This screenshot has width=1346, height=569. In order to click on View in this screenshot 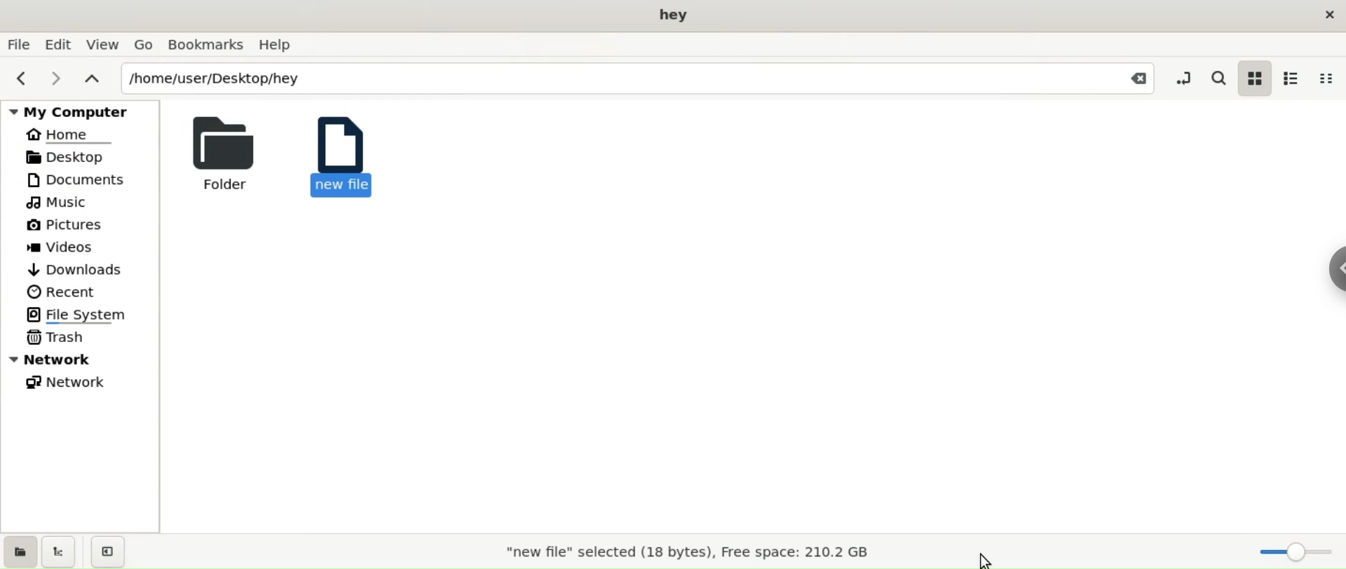, I will do `click(104, 46)`.